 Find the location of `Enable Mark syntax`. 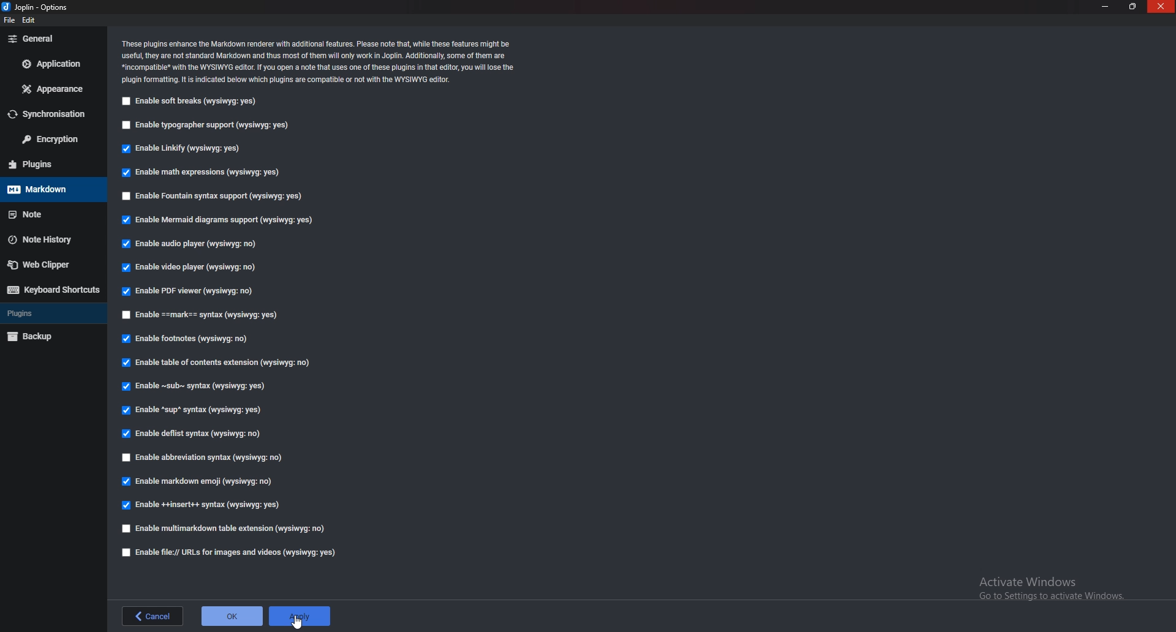

Enable Mark syntax is located at coordinates (217, 314).